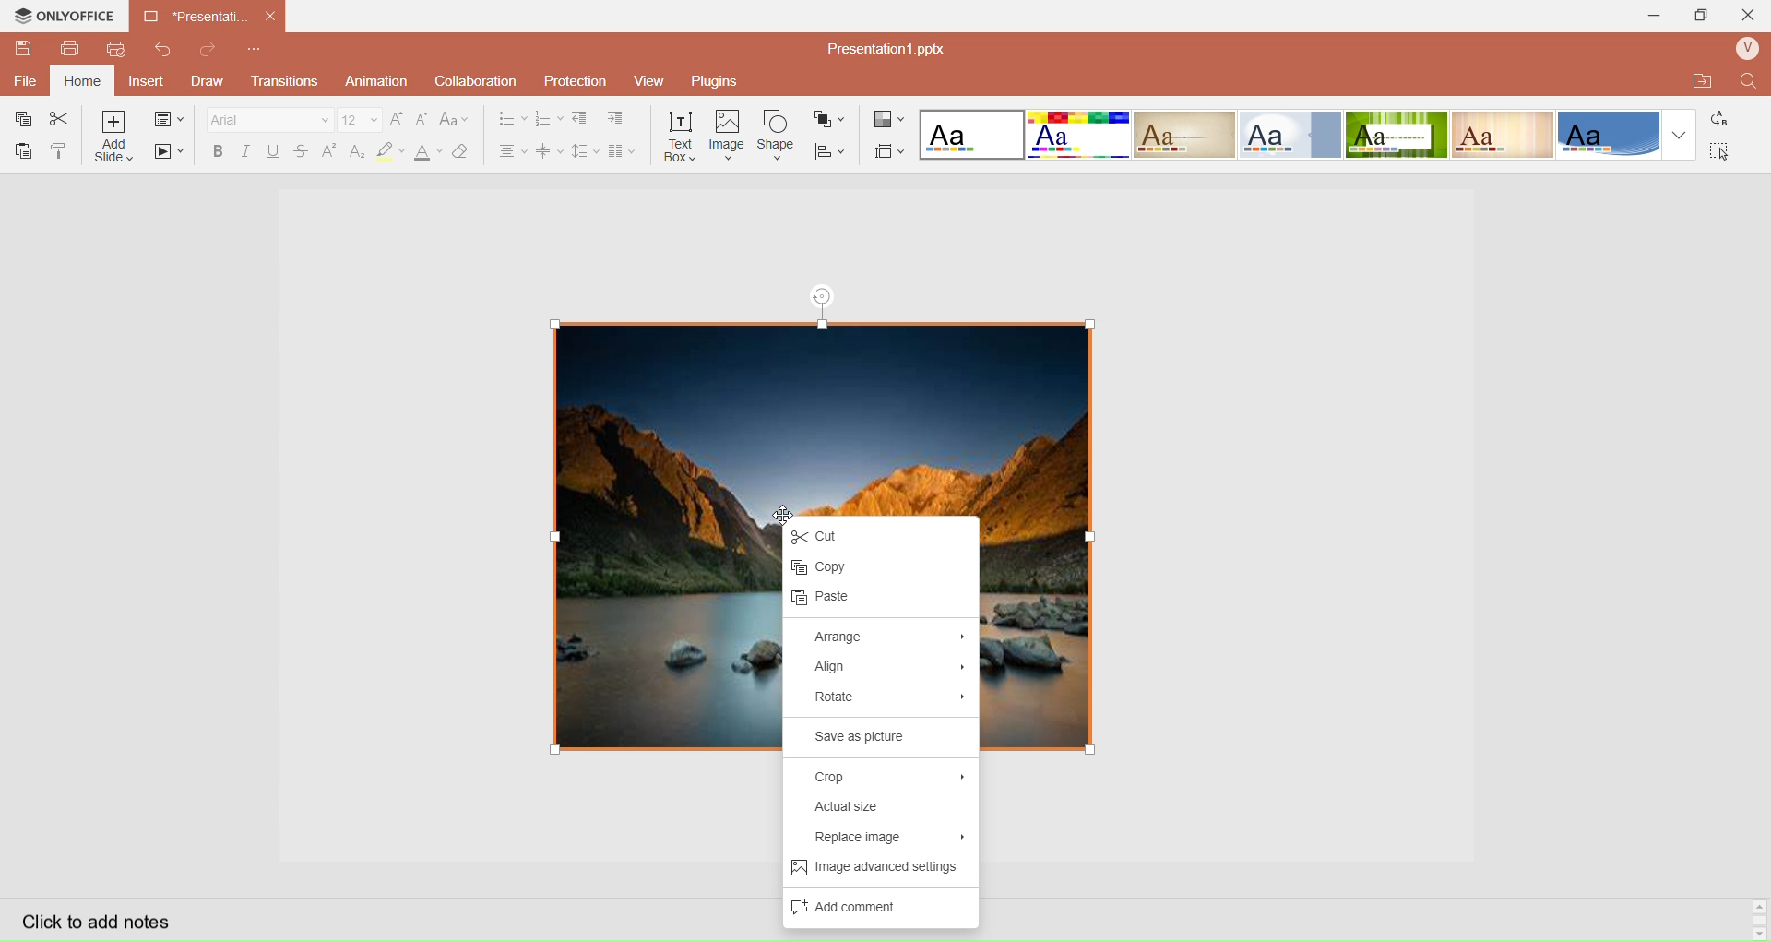 Image resolution: width=1771 pixels, height=941 pixels. Describe the element at coordinates (25, 48) in the screenshot. I see `QuickSave` at that location.